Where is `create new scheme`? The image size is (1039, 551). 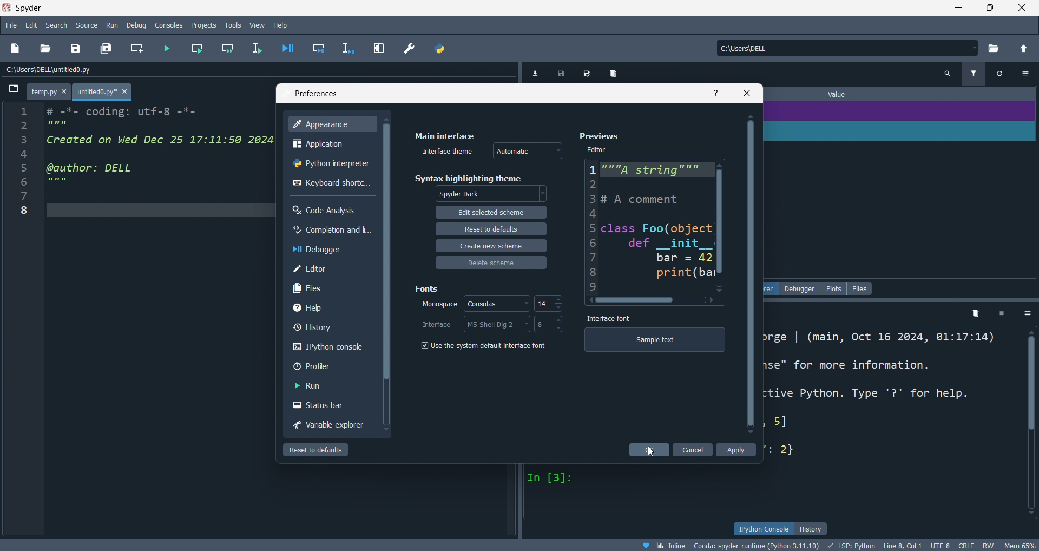
create new scheme is located at coordinates (492, 246).